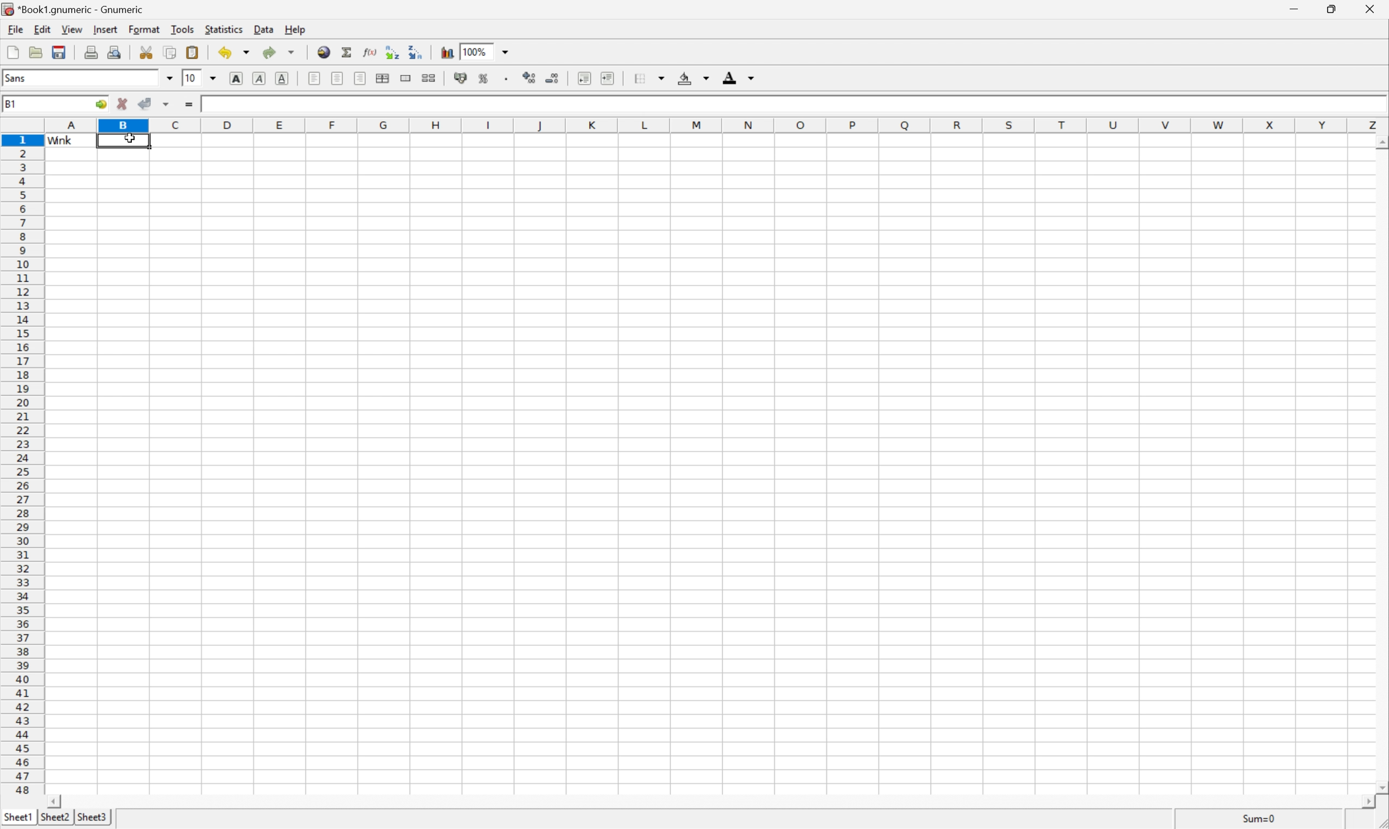 Image resolution: width=1389 pixels, height=829 pixels. Describe the element at coordinates (477, 51) in the screenshot. I see `100%` at that location.